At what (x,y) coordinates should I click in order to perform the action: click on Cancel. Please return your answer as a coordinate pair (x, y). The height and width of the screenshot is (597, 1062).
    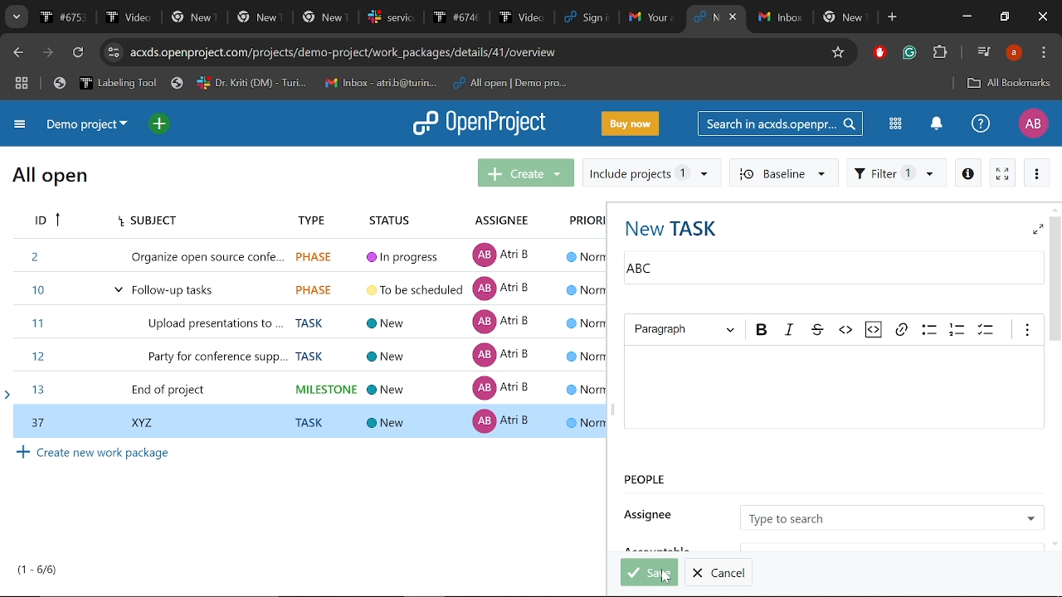
    Looking at the image, I should click on (719, 572).